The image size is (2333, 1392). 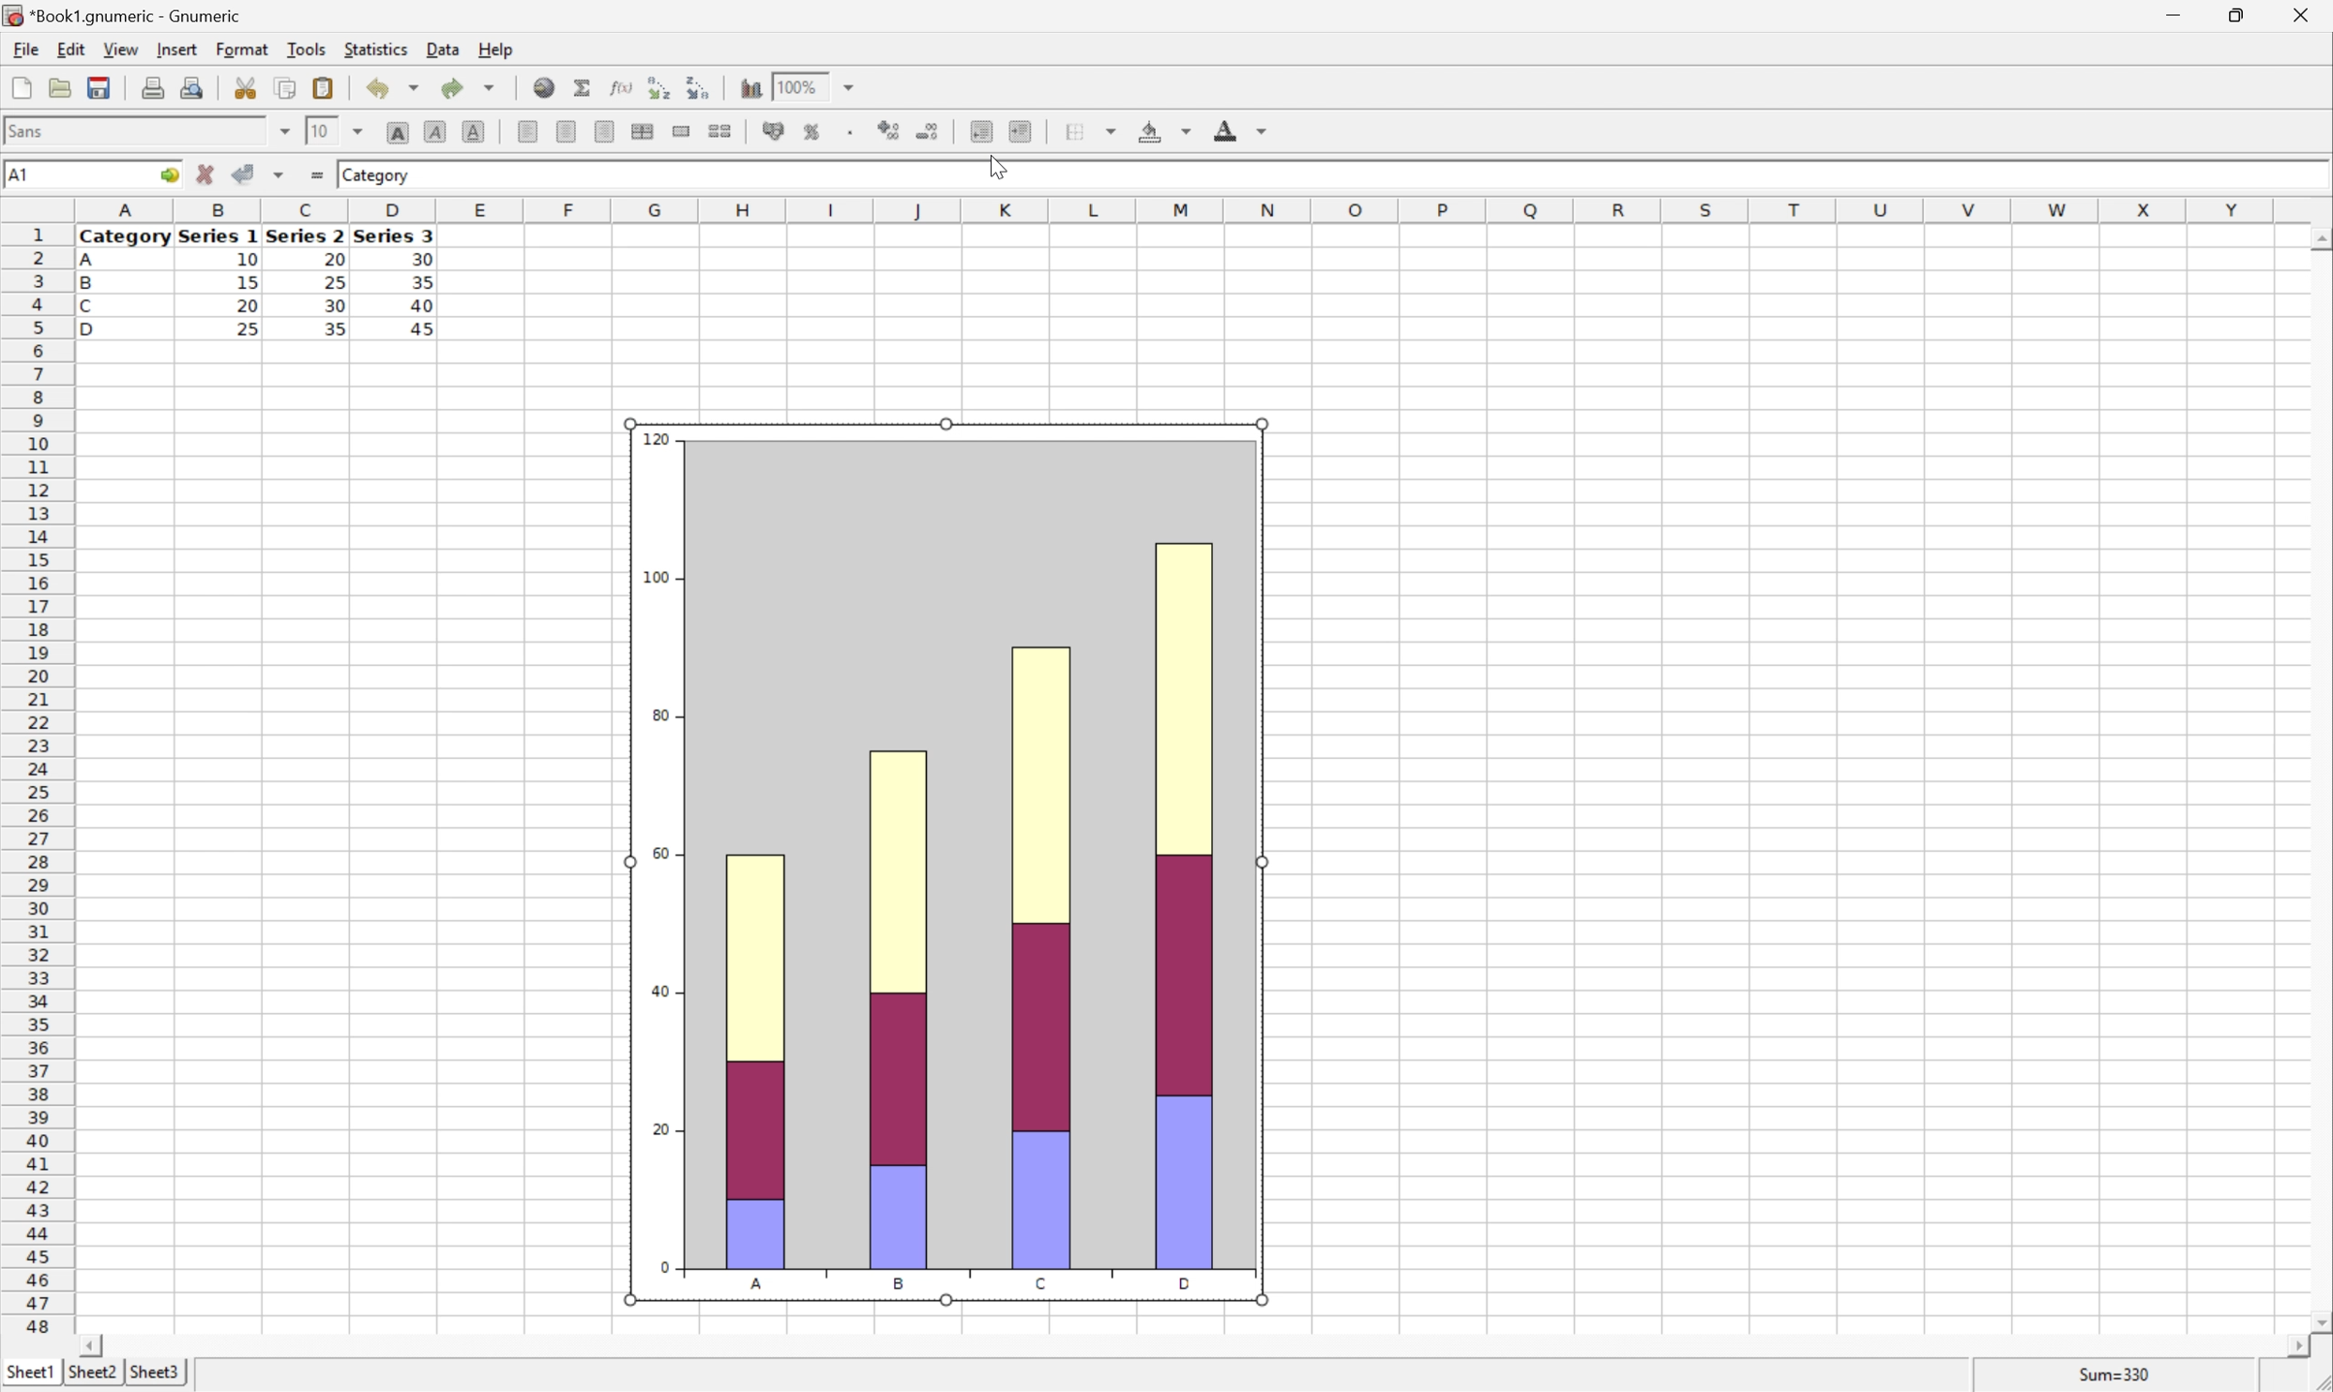 What do you see at coordinates (94, 1346) in the screenshot?
I see `Scroll Left` at bounding box center [94, 1346].